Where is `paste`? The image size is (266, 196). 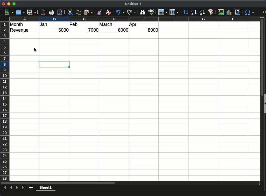 paste is located at coordinates (88, 12).